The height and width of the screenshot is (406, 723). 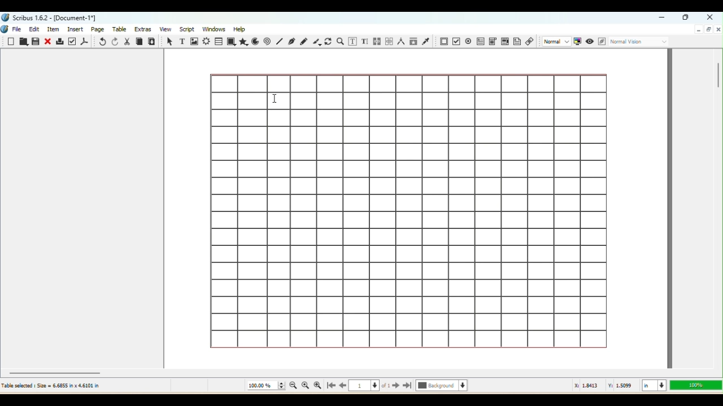 I want to click on PDF combo box, so click(x=492, y=40).